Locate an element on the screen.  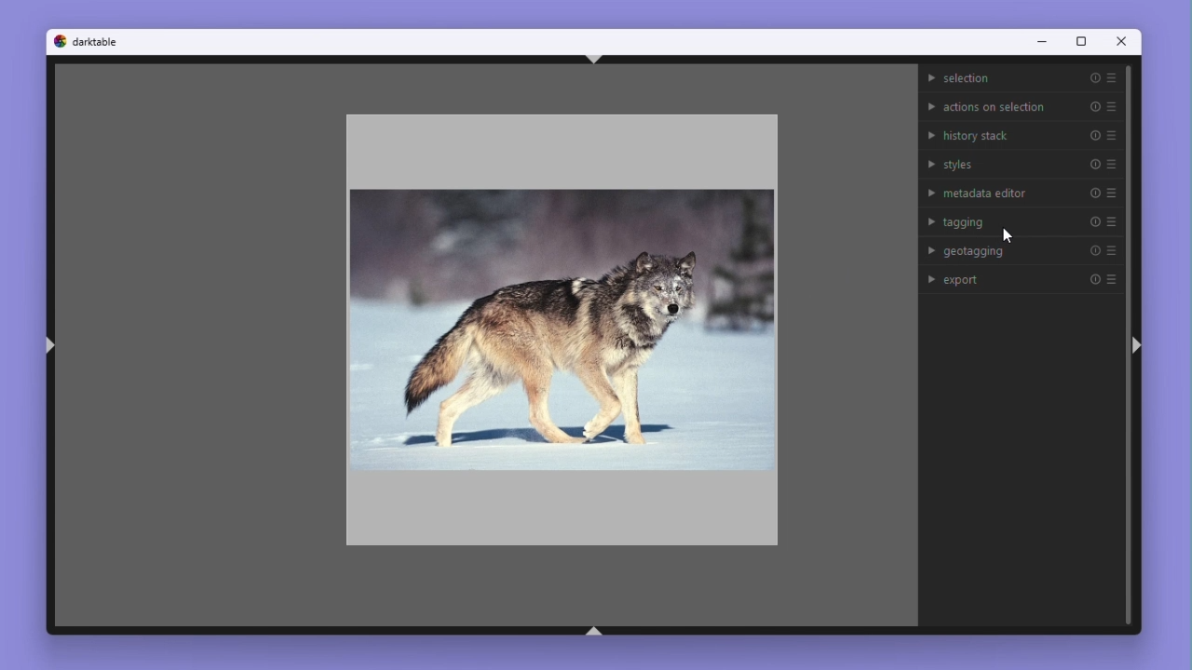
Styles is located at coordinates (1023, 164).